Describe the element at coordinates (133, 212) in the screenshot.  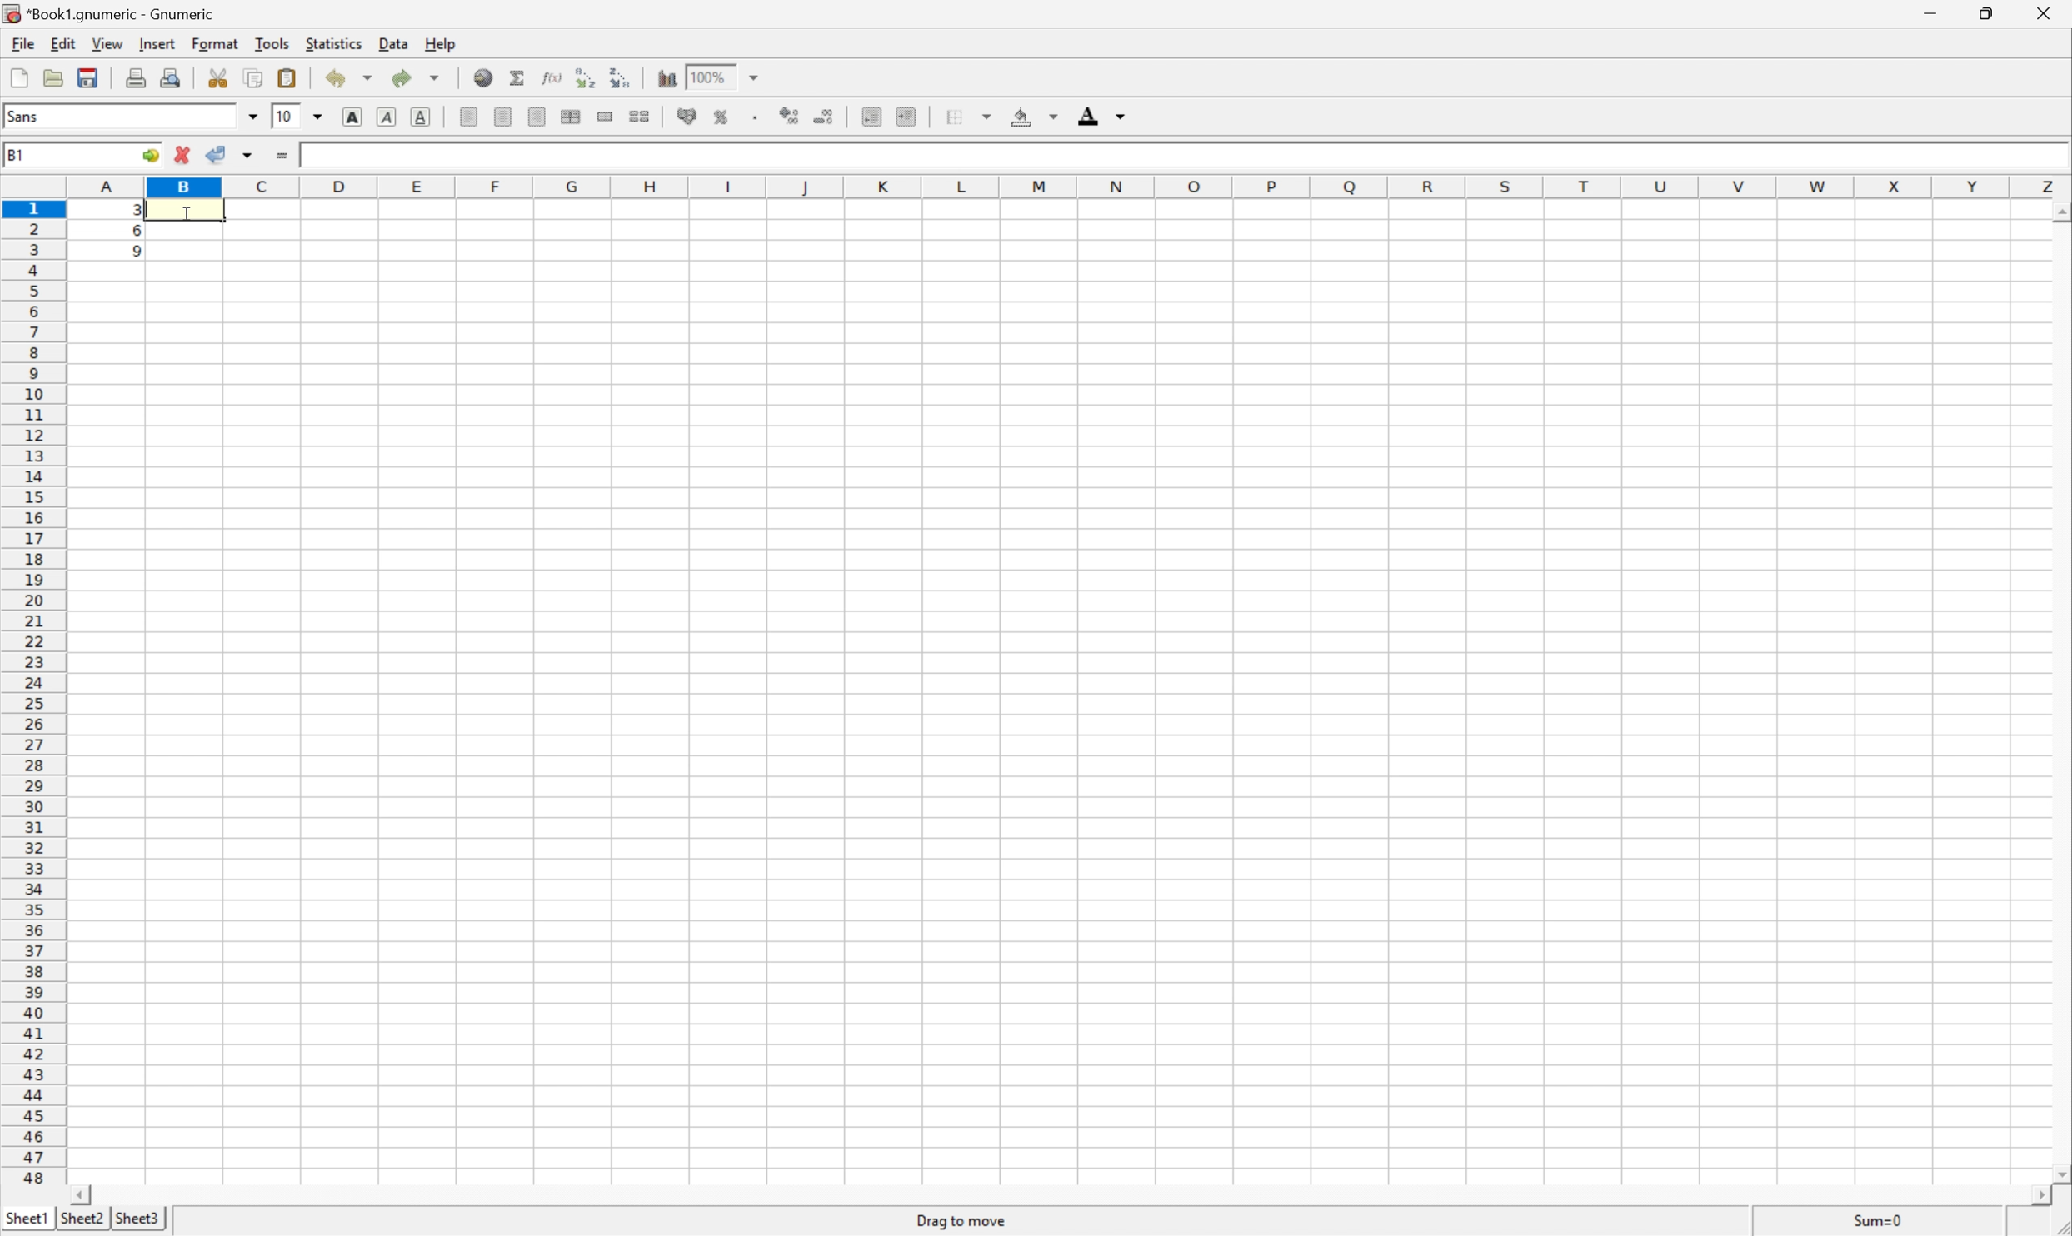
I see `3` at that location.